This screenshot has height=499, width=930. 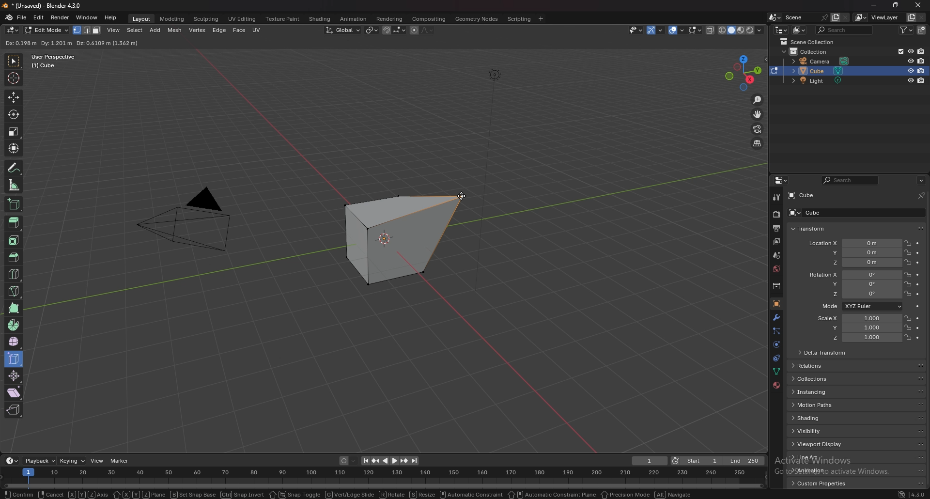 I want to click on show overlays, so click(x=694, y=30).